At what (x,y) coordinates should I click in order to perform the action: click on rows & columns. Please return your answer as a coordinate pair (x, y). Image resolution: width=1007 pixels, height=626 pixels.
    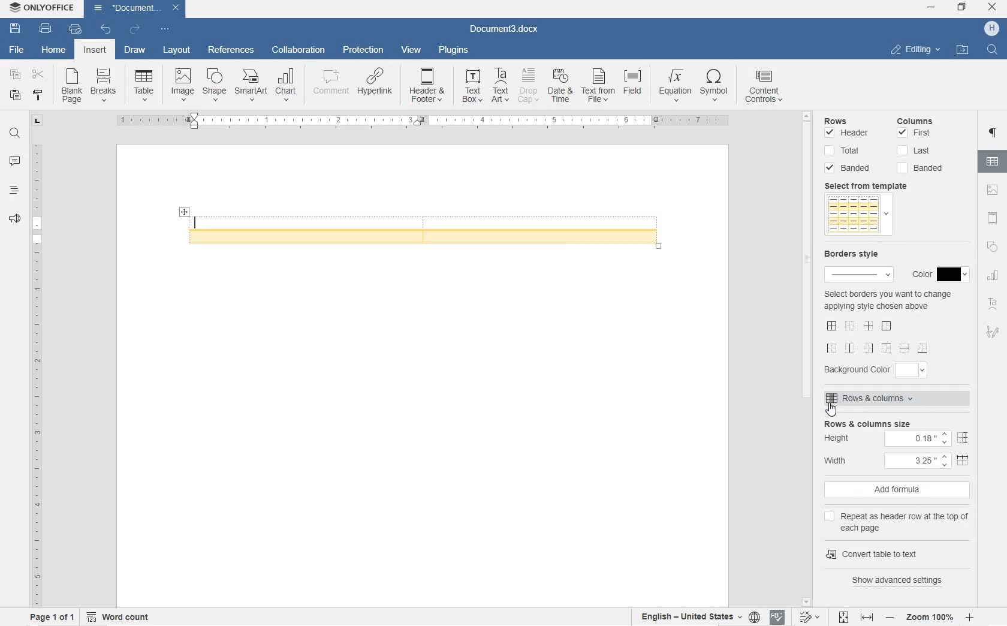
    Looking at the image, I should click on (892, 401).